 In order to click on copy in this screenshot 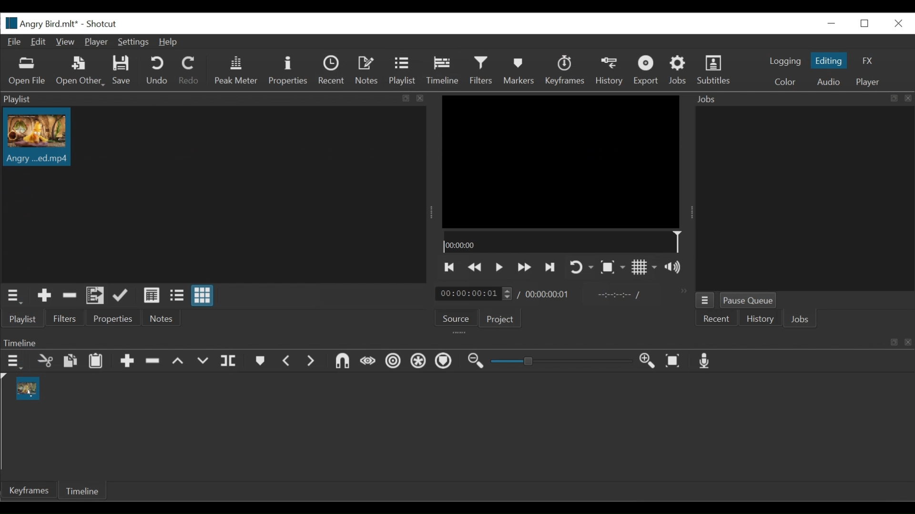, I will do `click(70, 361)`.